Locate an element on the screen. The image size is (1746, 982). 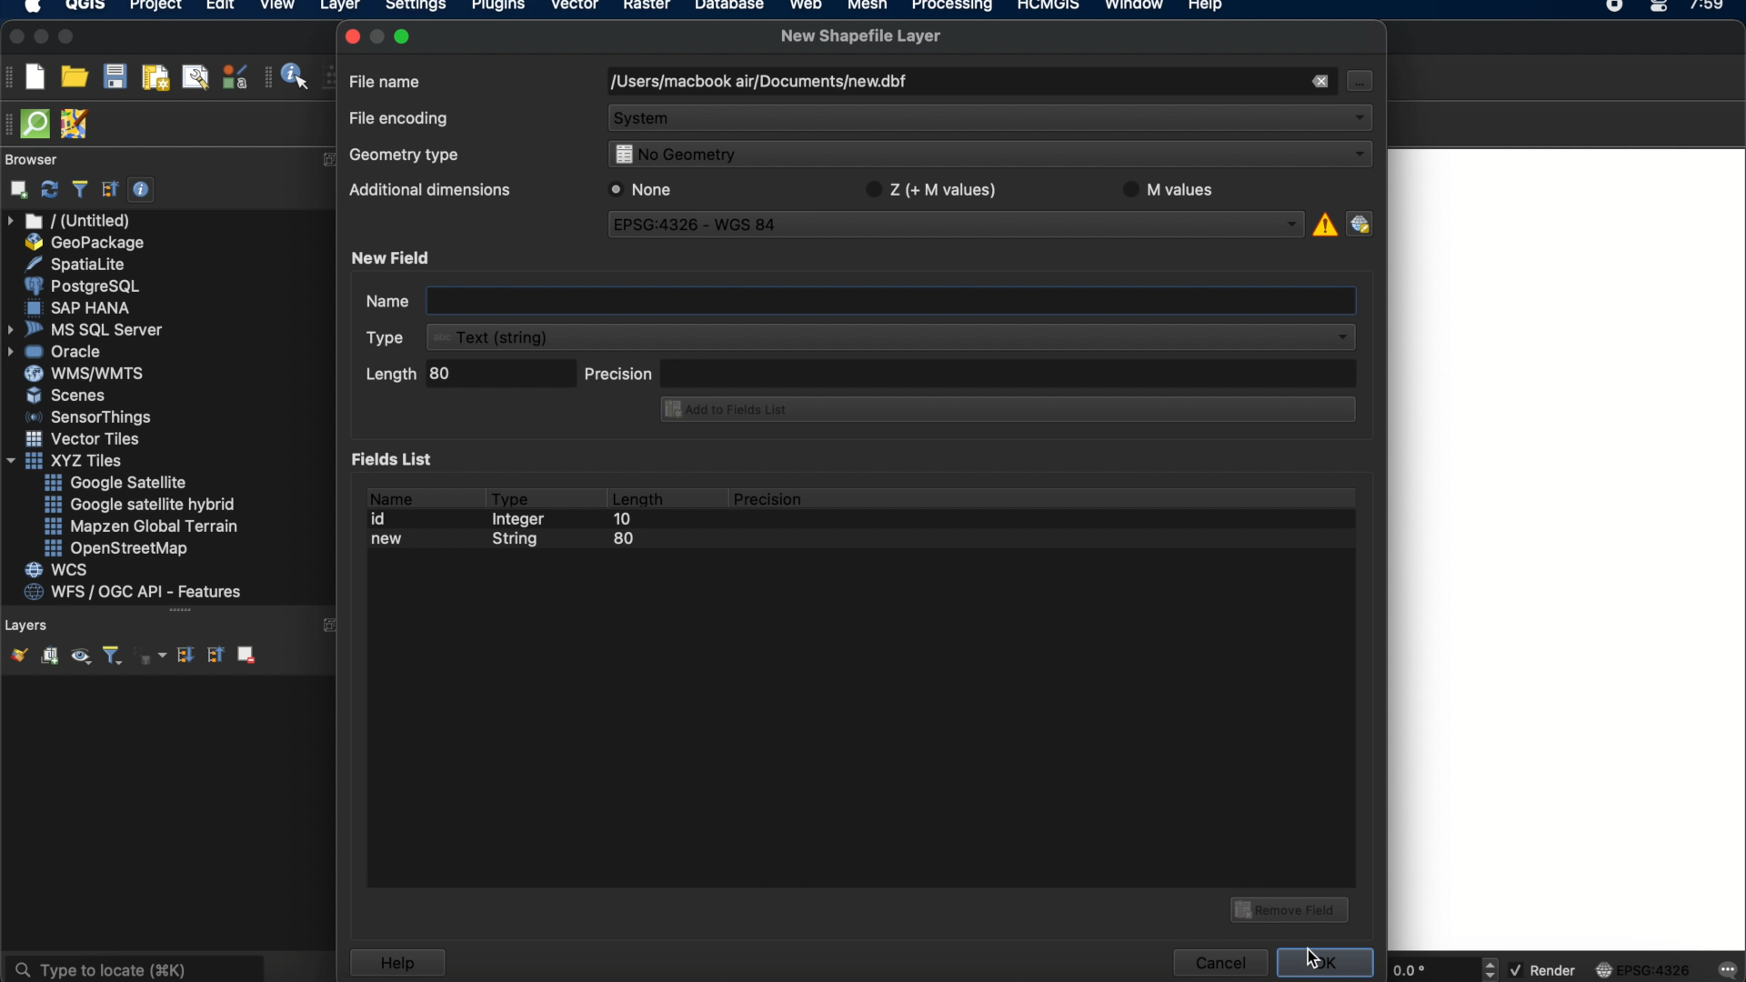
hidden toolbar is located at coordinates (11, 123).